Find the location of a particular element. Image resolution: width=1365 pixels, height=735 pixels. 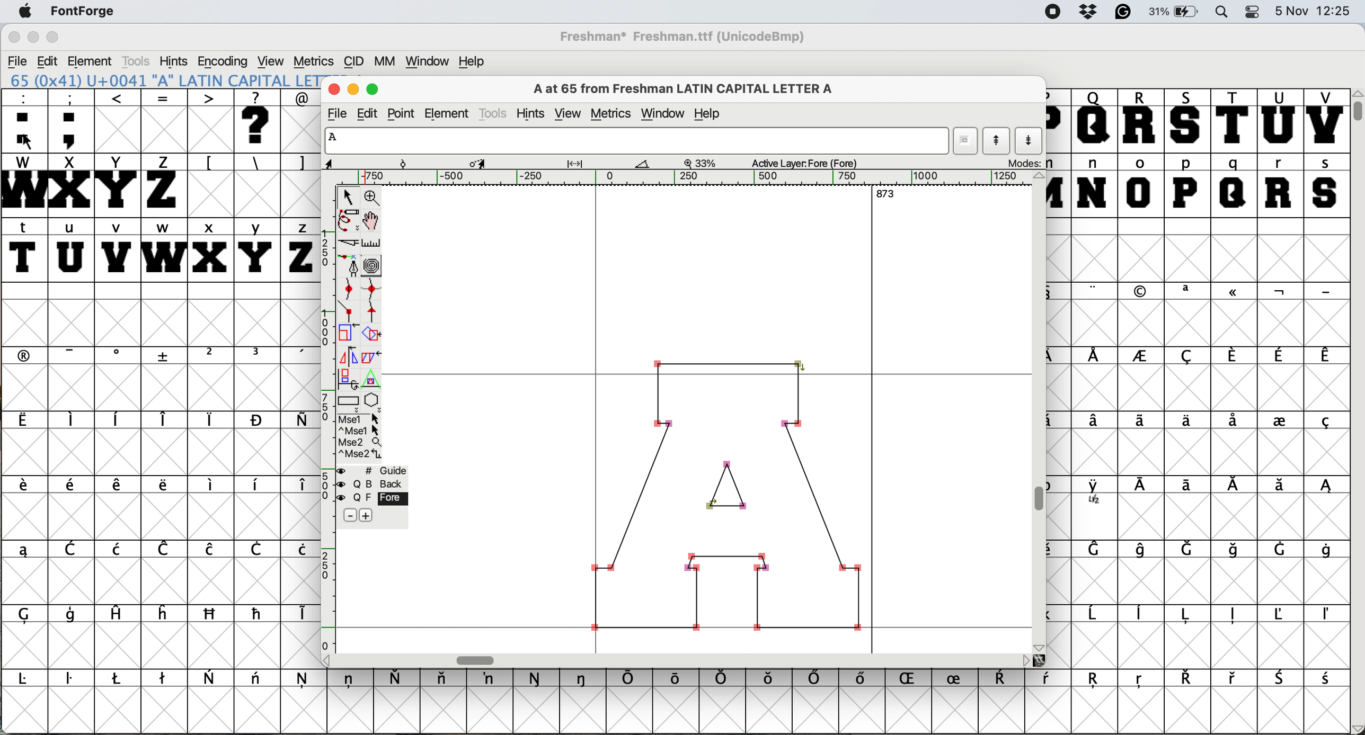

cut splines in two is located at coordinates (349, 242).